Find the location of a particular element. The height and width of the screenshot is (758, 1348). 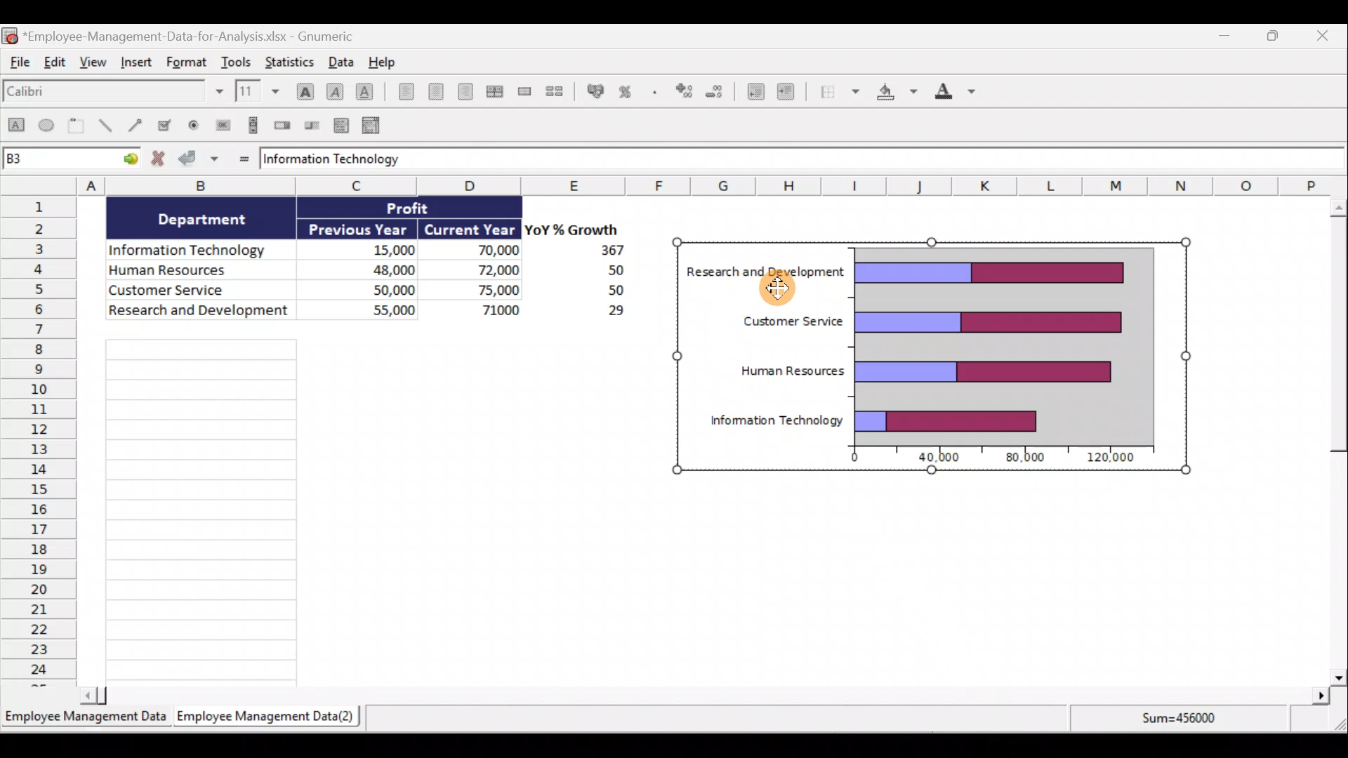

Scroll bar is located at coordinates (705, 695).